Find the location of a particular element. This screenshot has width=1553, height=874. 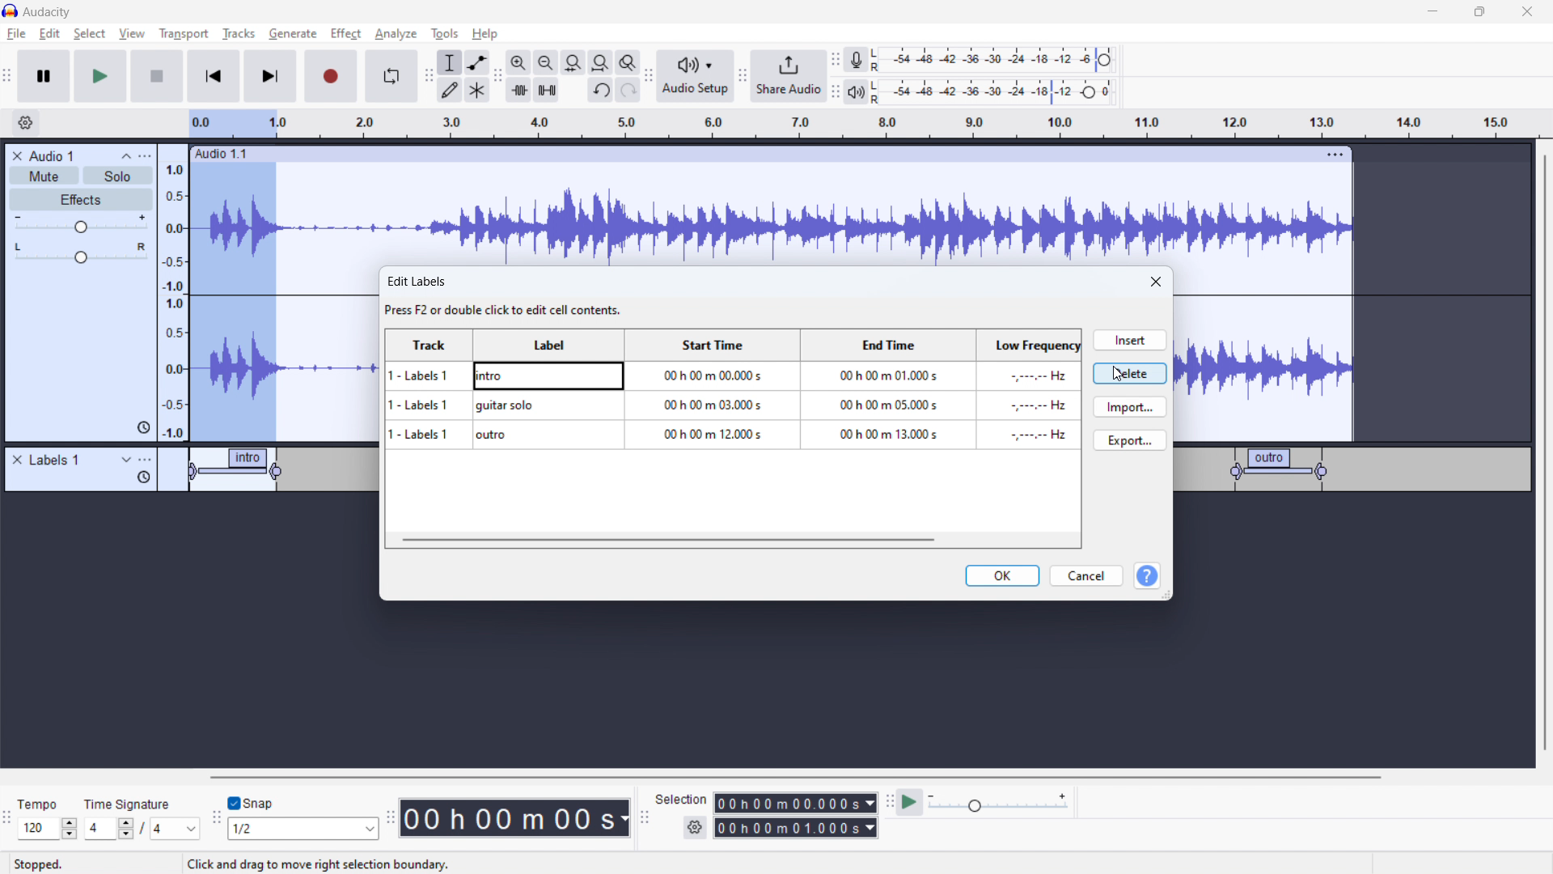

undo is located at coordinates (628, 90).